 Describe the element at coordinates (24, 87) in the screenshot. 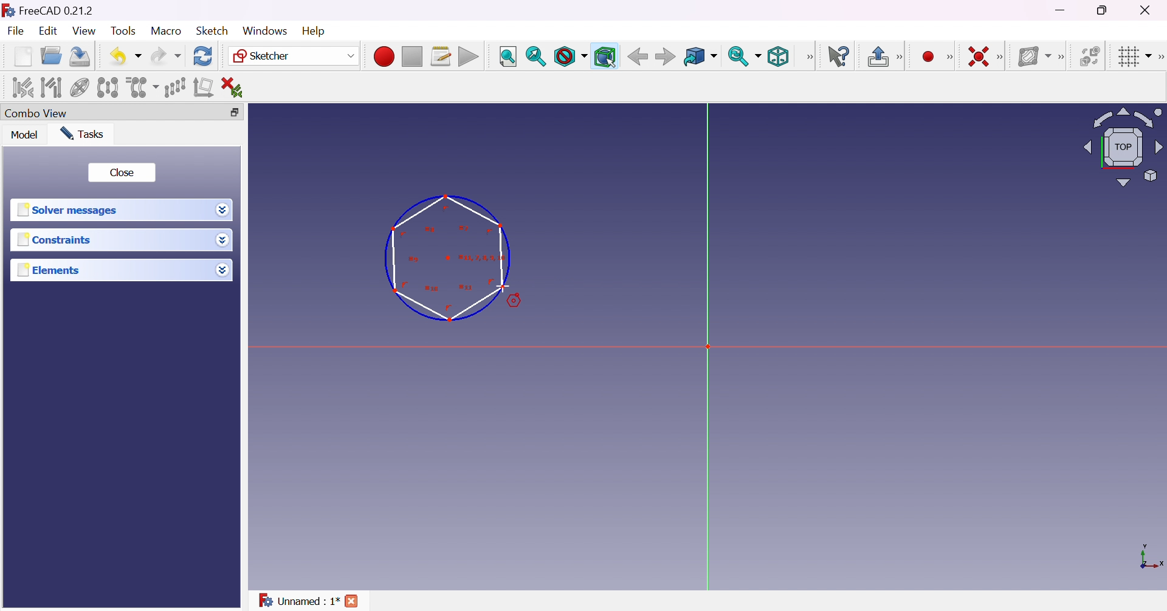

I see `Select associated constraints` at that location.